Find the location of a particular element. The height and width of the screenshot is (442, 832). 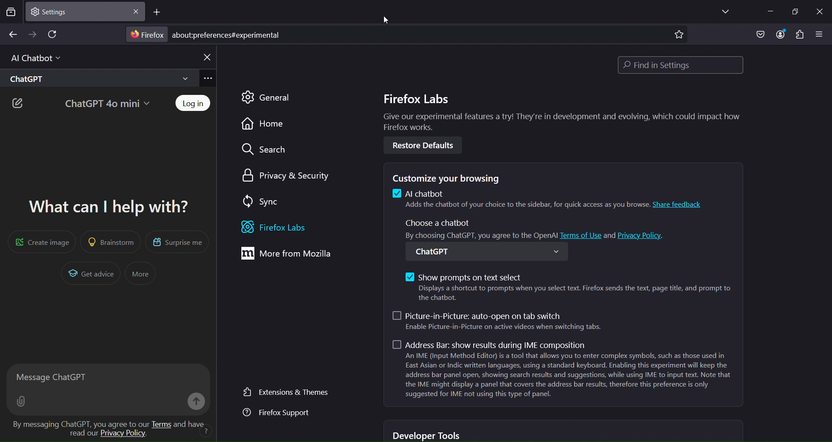

choose one is located at coordinates (491, 250).